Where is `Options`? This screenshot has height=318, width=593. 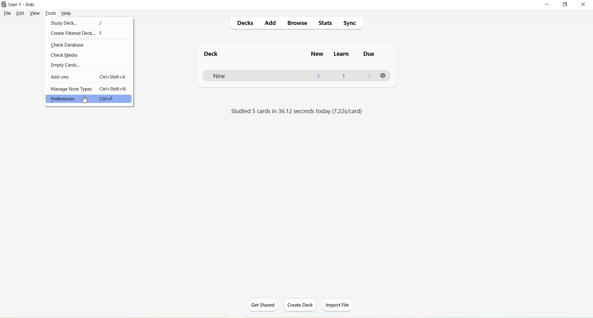 Options is located at coordinates (383, 76).